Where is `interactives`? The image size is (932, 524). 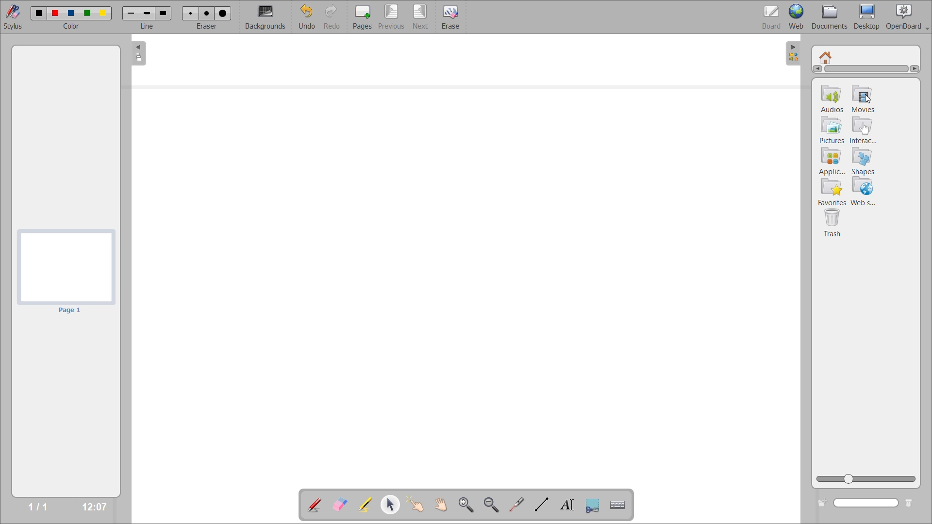
interactives is located at coordinates (864, 131).